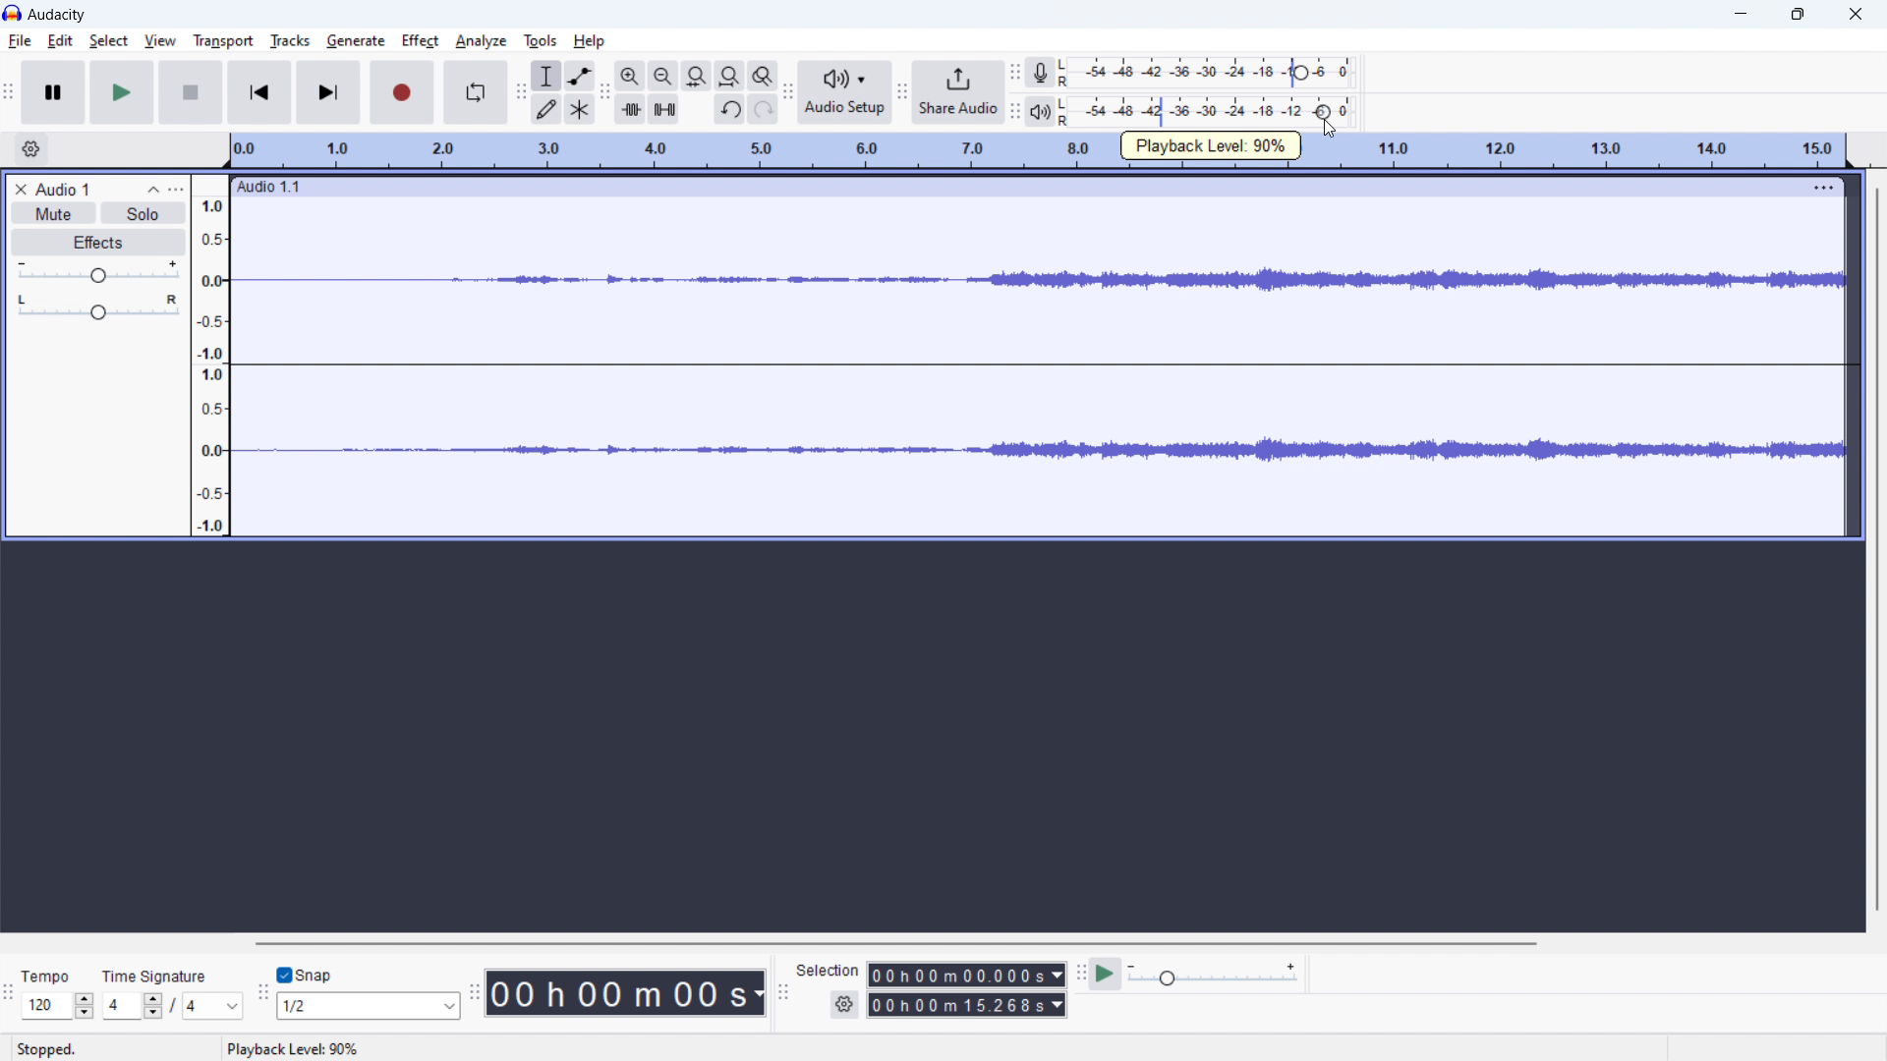 The width and height of the screenshot is (1887, 1061). I want to click on horizontal scrollbar, so click(890, 942).